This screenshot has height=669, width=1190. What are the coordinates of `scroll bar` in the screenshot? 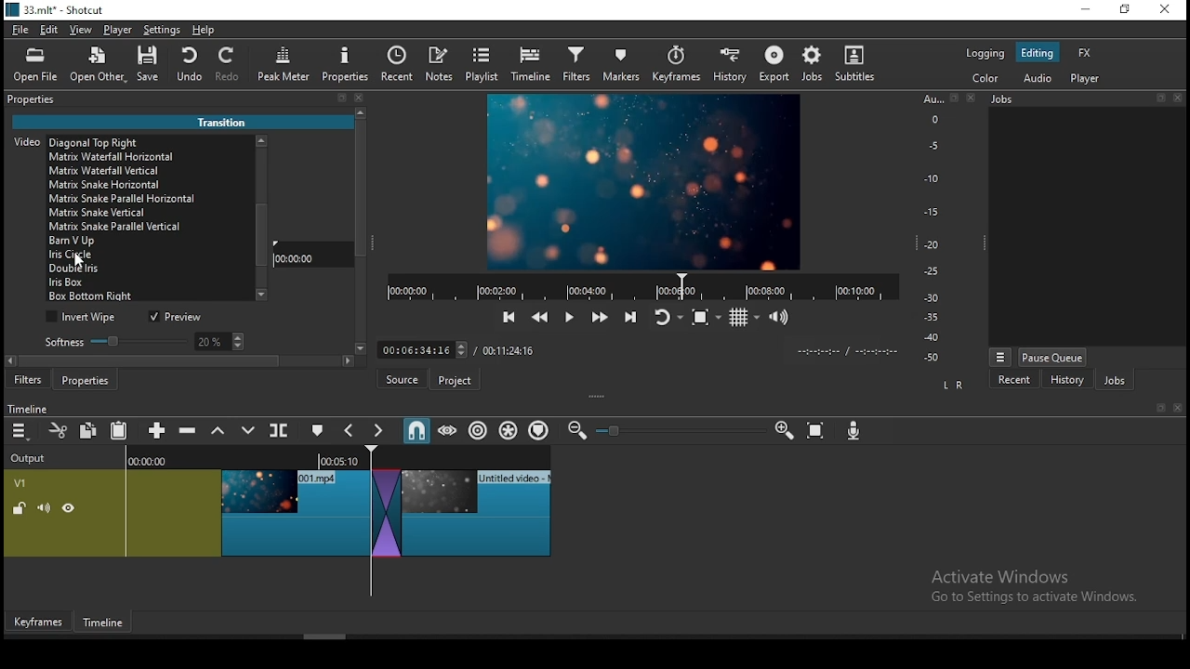 It's located at (258, 216).